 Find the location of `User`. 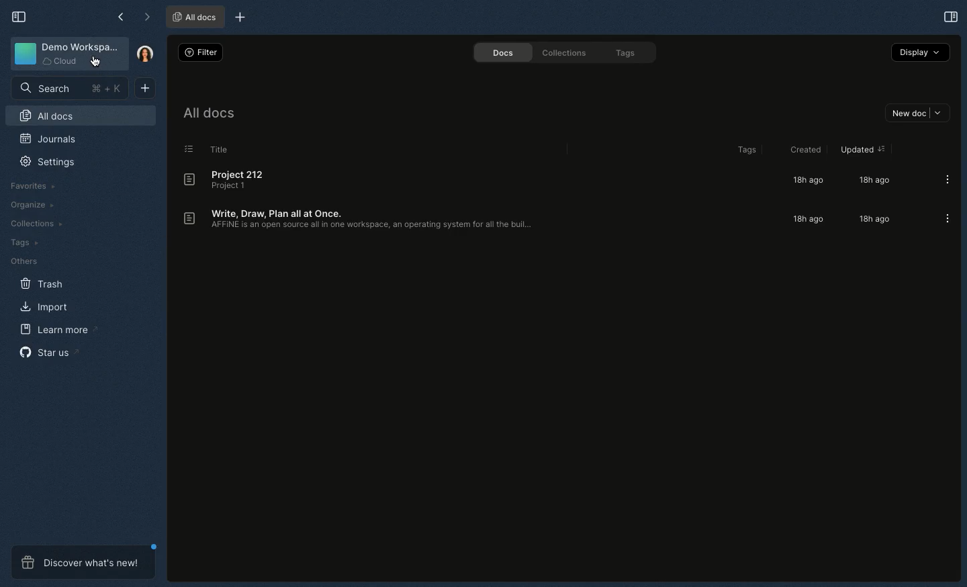

User is located at coordinates (143, 54).